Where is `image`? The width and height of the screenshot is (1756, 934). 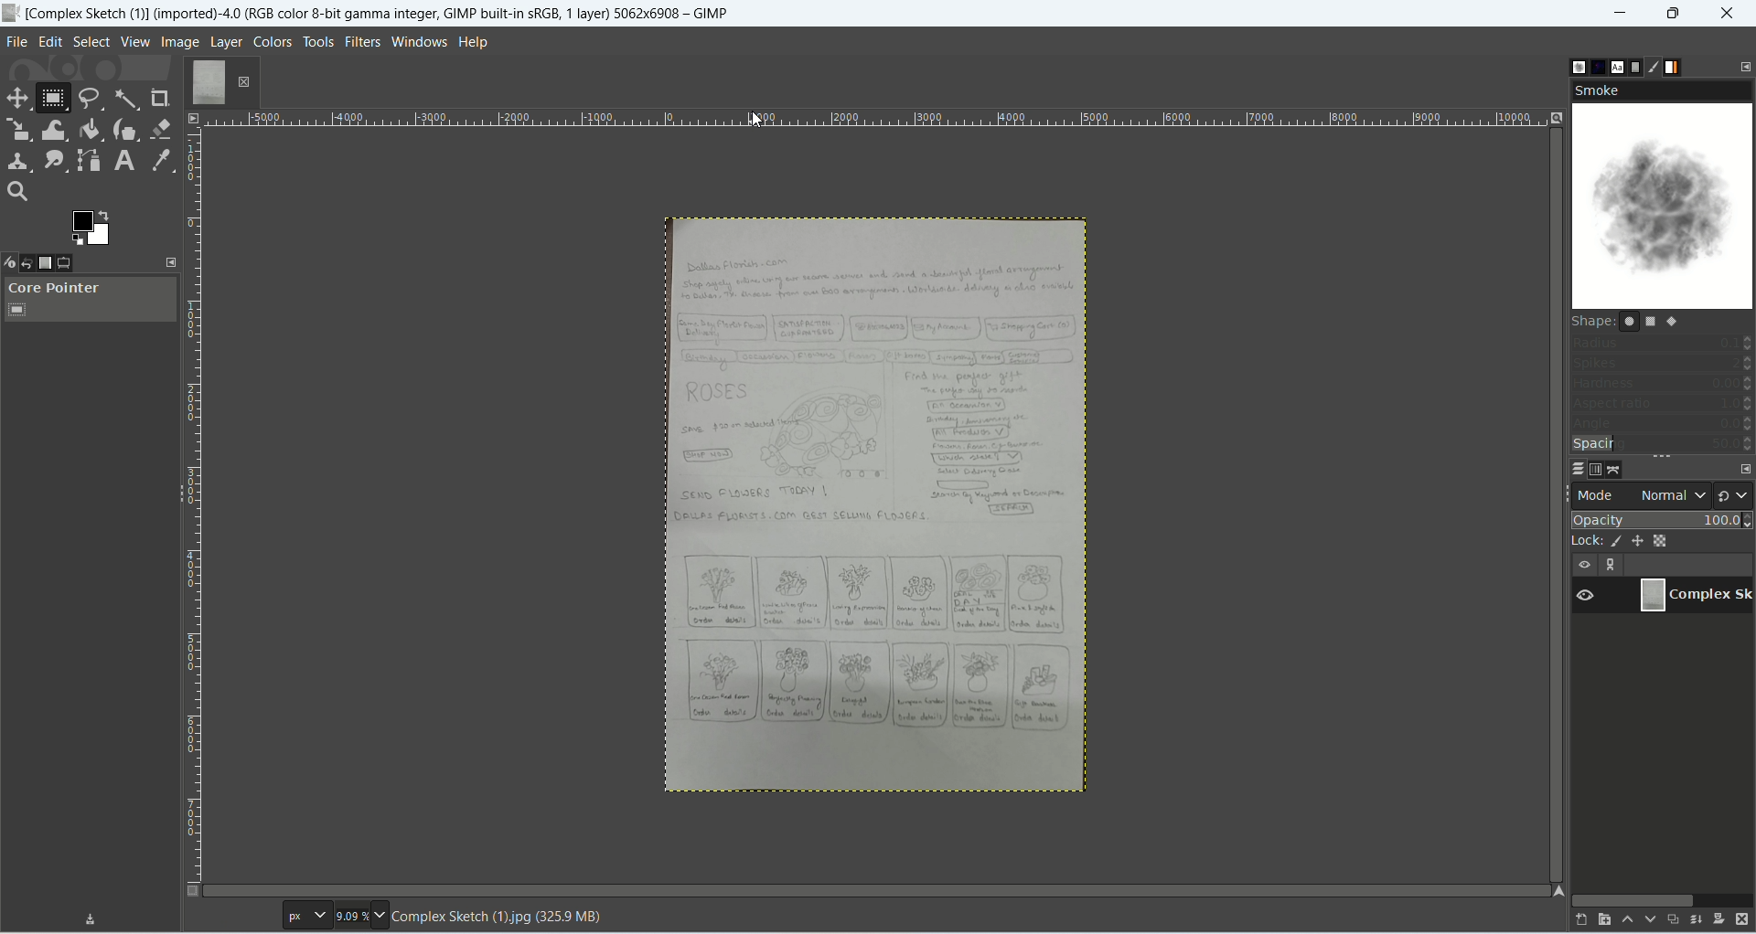 image is located at coordinates (179, 42).